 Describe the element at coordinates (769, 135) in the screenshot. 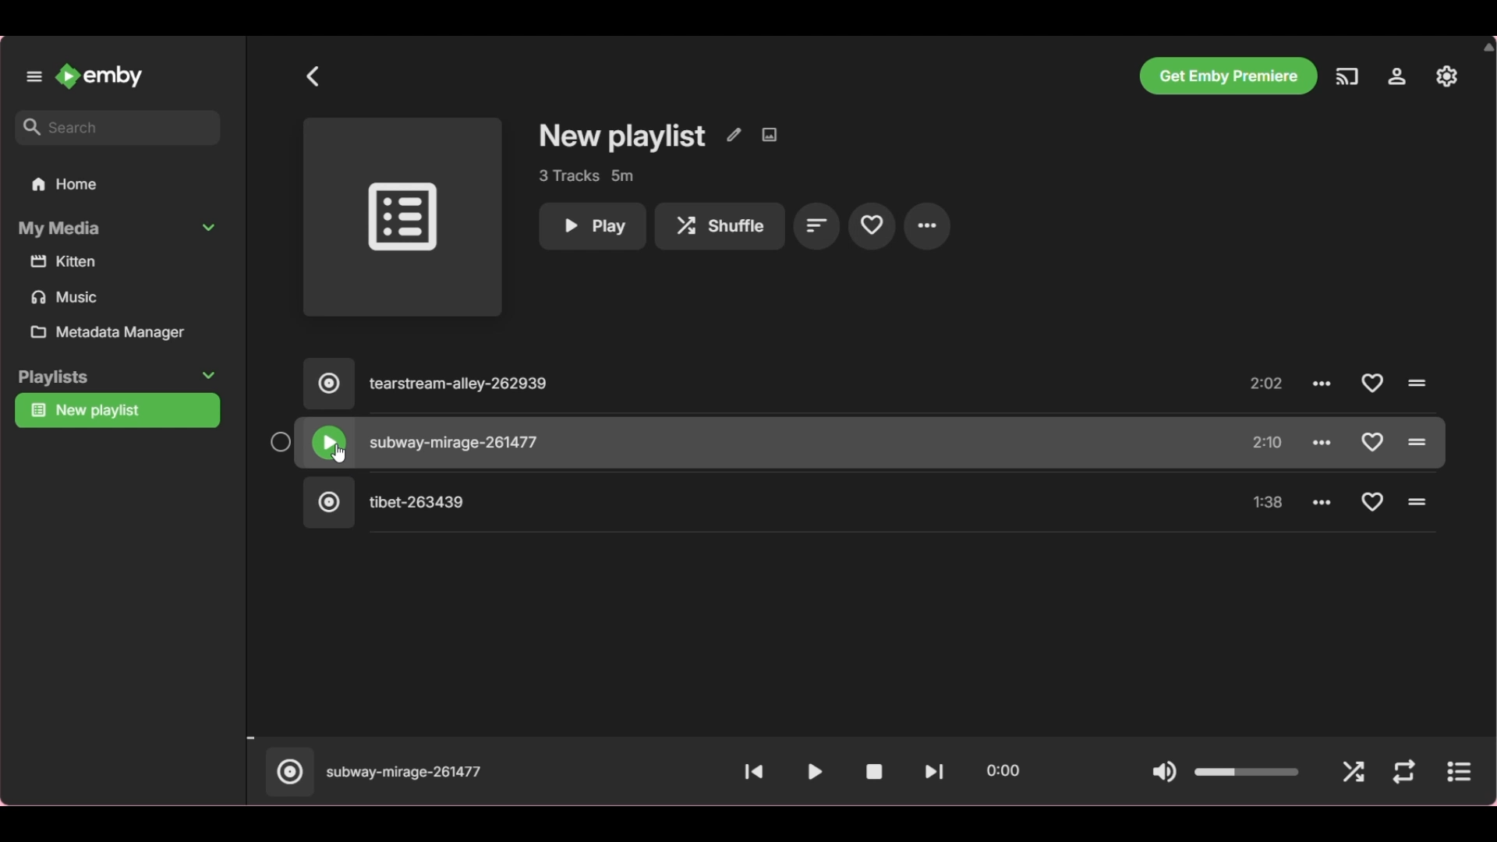

I see `Edit images` at that location.